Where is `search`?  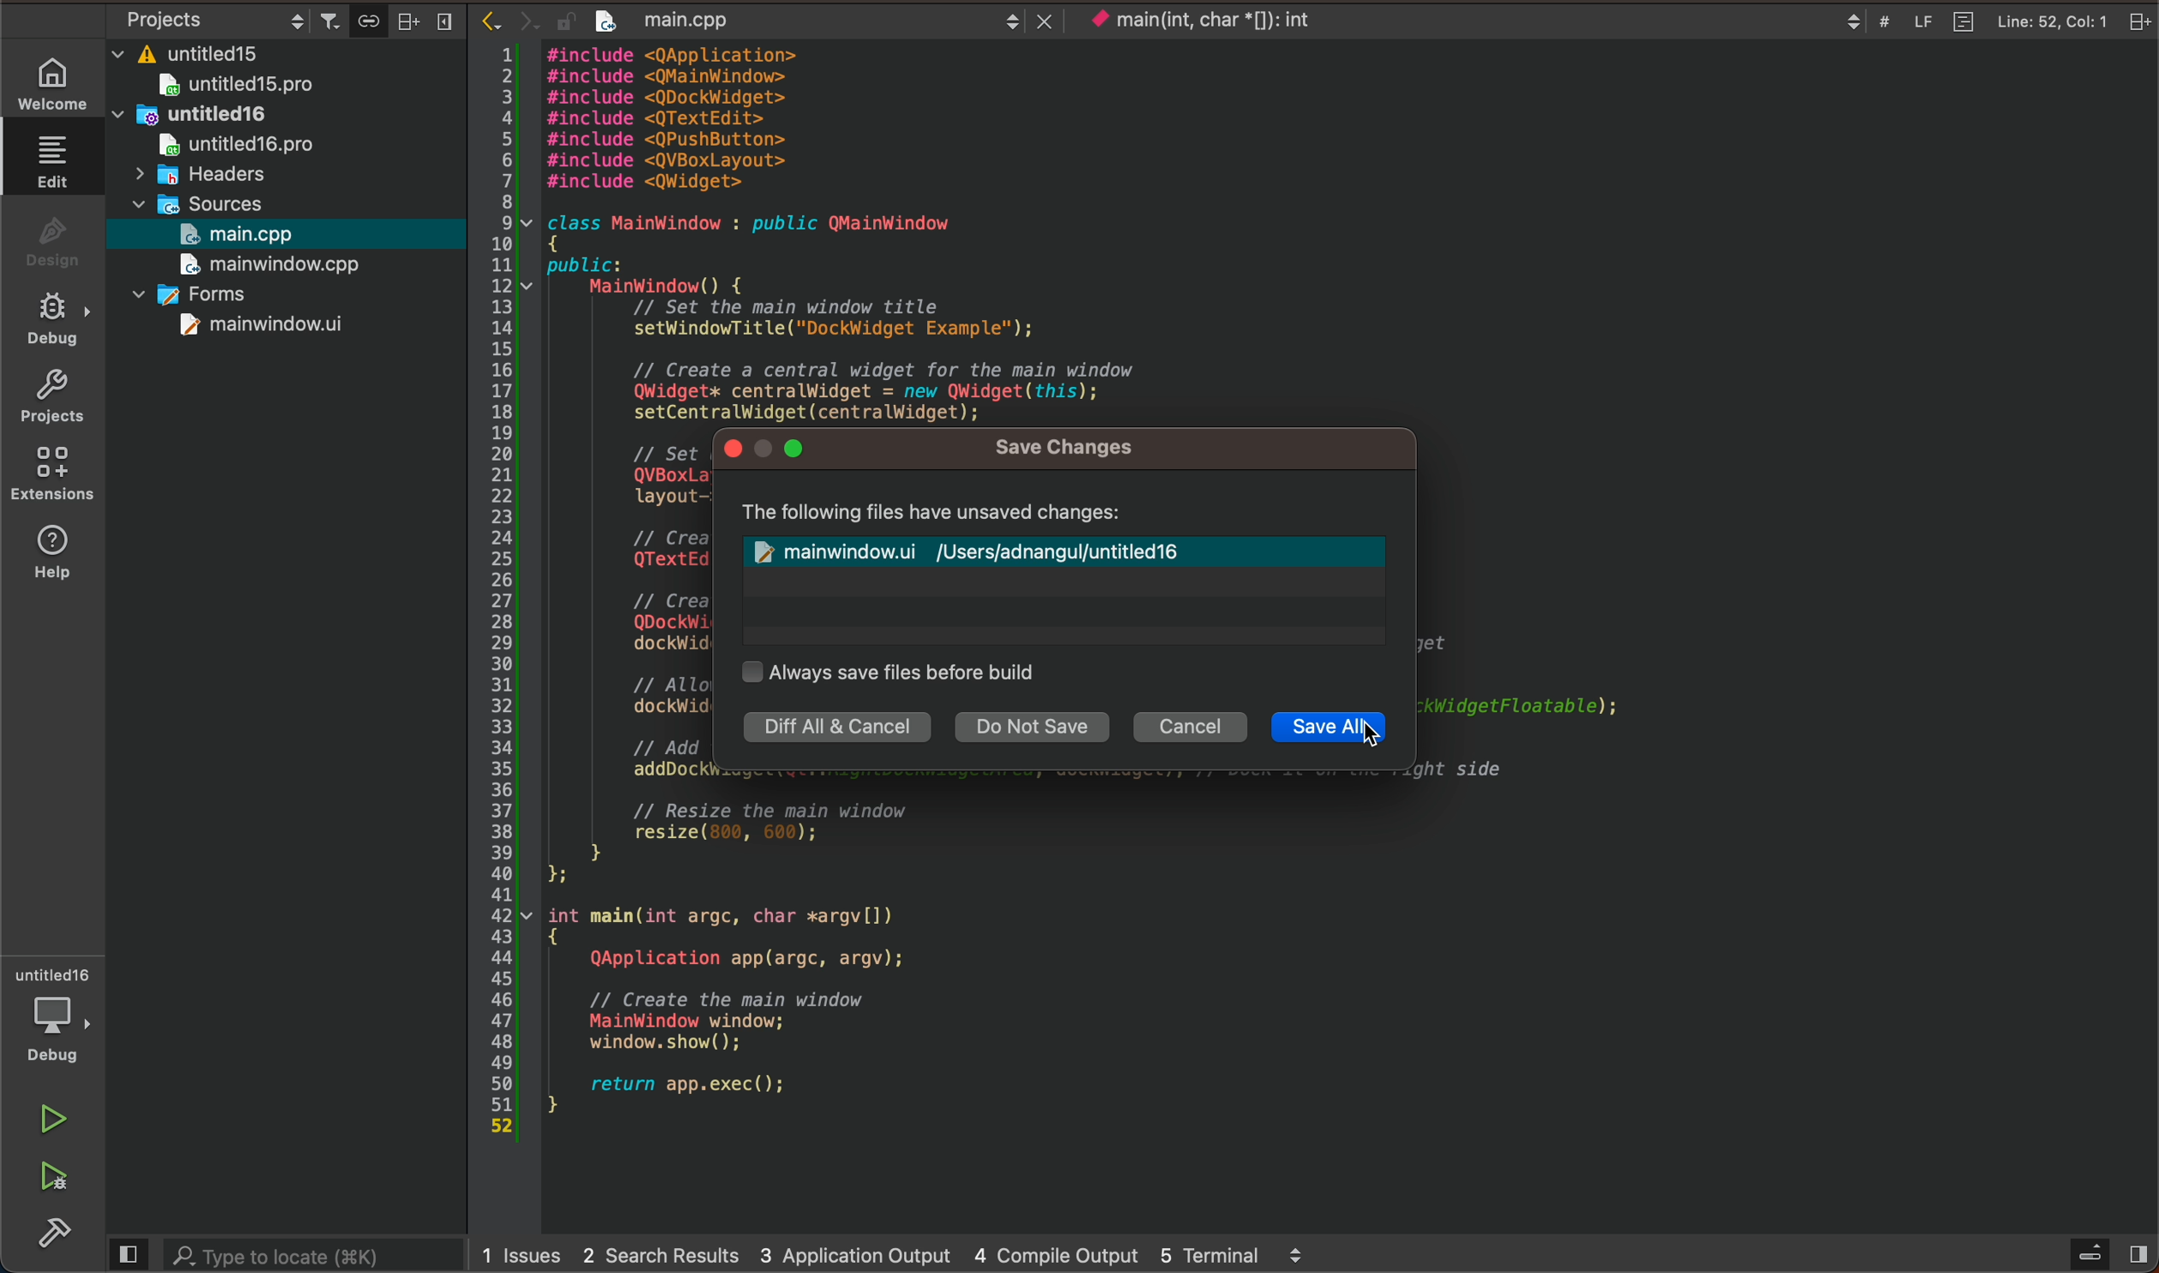 search is located at coordinates (305, 1255).